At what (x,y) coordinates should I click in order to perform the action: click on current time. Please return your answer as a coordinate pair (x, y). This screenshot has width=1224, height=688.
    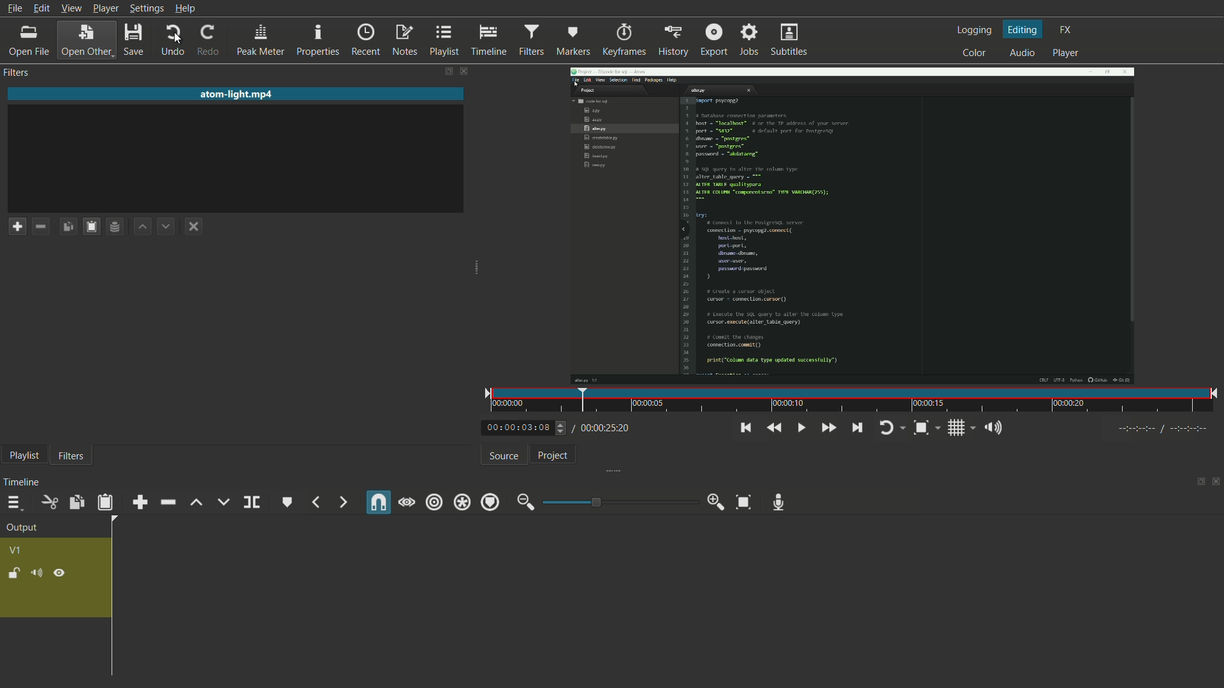
    Looking at the image, I should click on (518, 427).